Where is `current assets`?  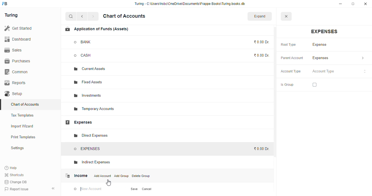
current assets is located at coordinates (90, 69).